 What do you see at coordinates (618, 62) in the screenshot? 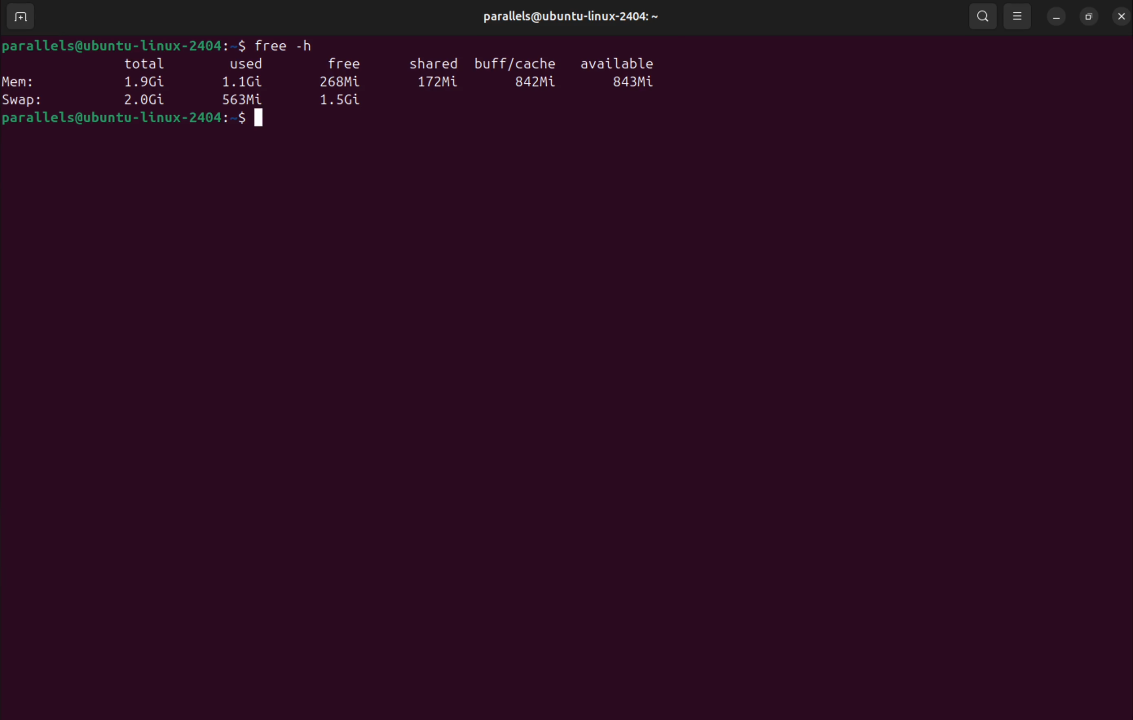
I see `available` at bounding box center [618, 62].